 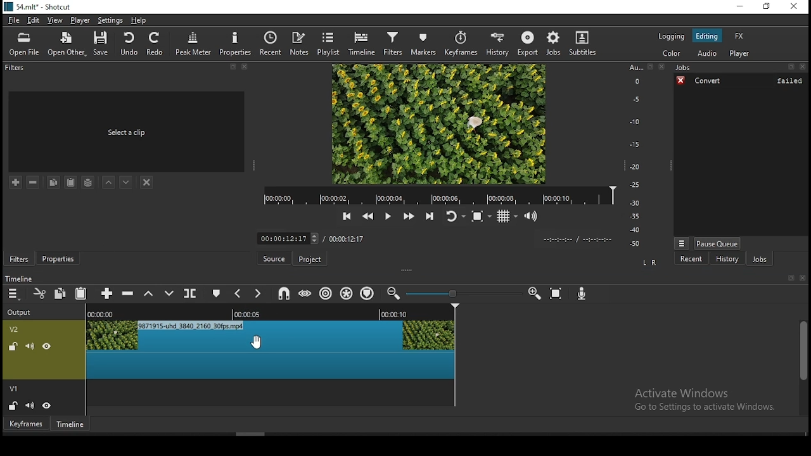 What do you see at coordinates (48, 347) in the screenshot?
I see `view/hide` at bounding box center [48, 347].